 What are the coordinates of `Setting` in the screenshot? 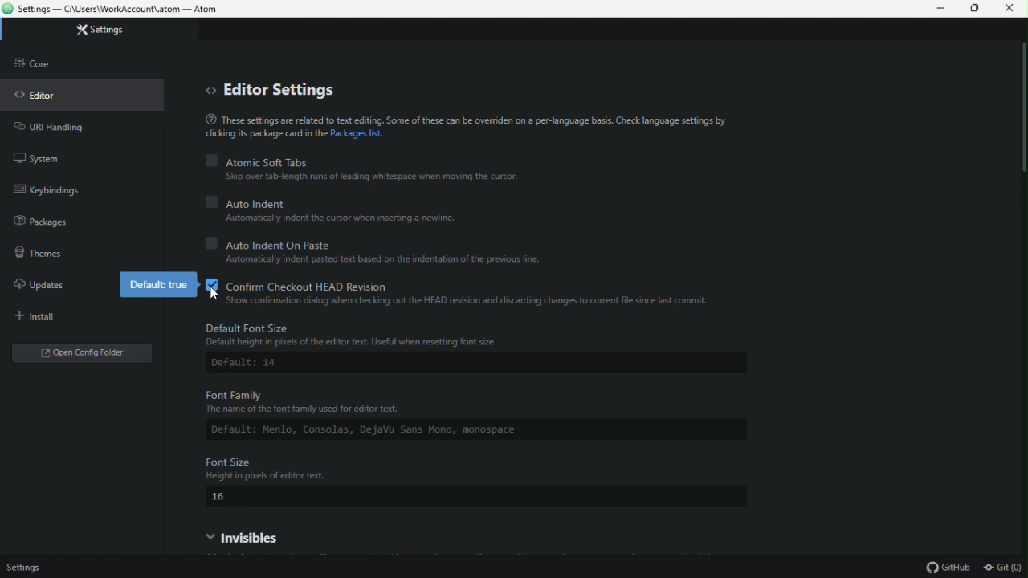 It's located at (27, 565).